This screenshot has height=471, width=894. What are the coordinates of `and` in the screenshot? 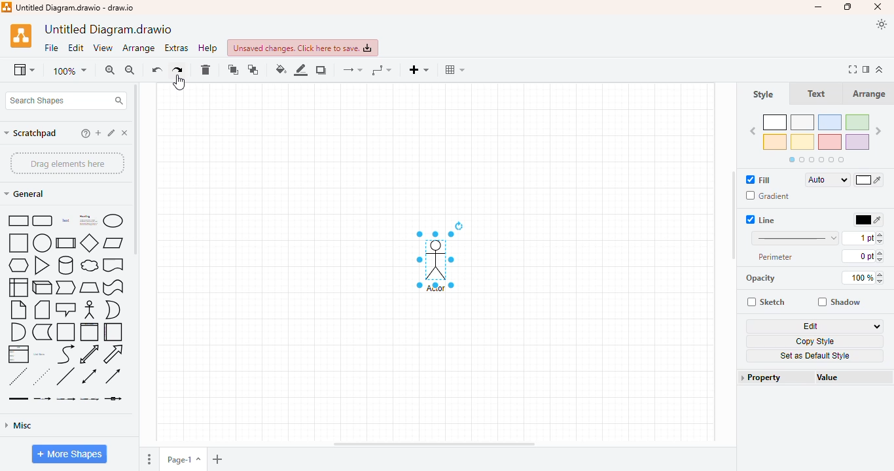 It's located at (17, 332).